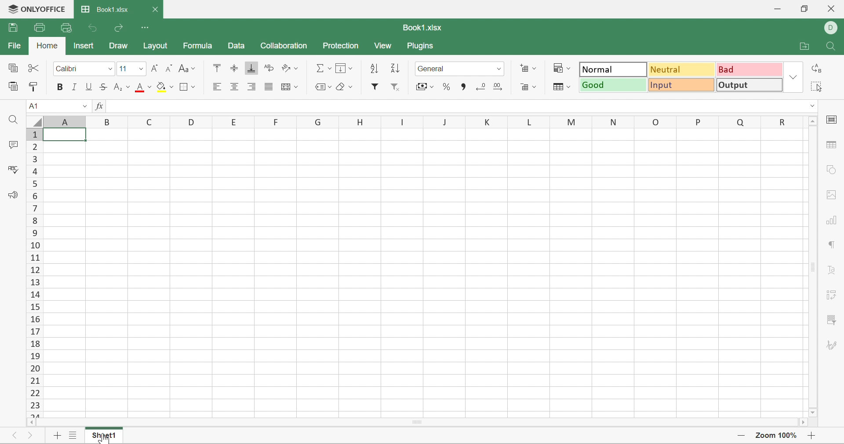 This screenshot has height=444, width=844. I want to click on 14, so click(35, 295).